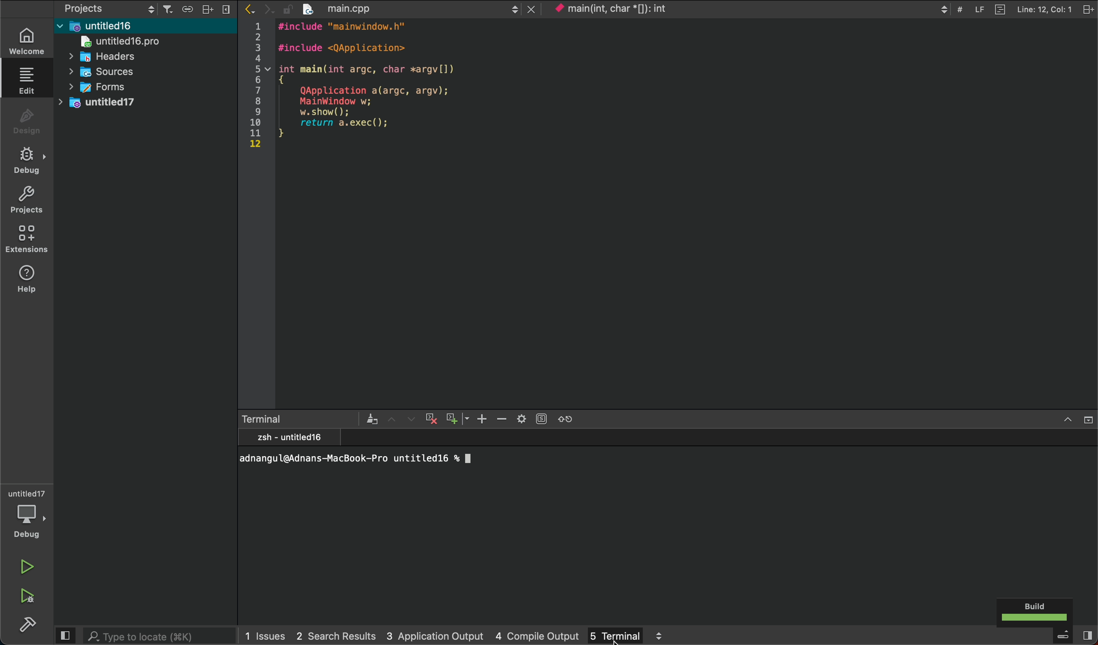  Describe the element at coordinates (374, 85) in the screenshot. I see `#include "mainwindow.h" #include <QApplication>int main(int argc, char *argv[]){QApplication a(argc, argv);MainWindow w;w.show();return a.exec();}` at that location.